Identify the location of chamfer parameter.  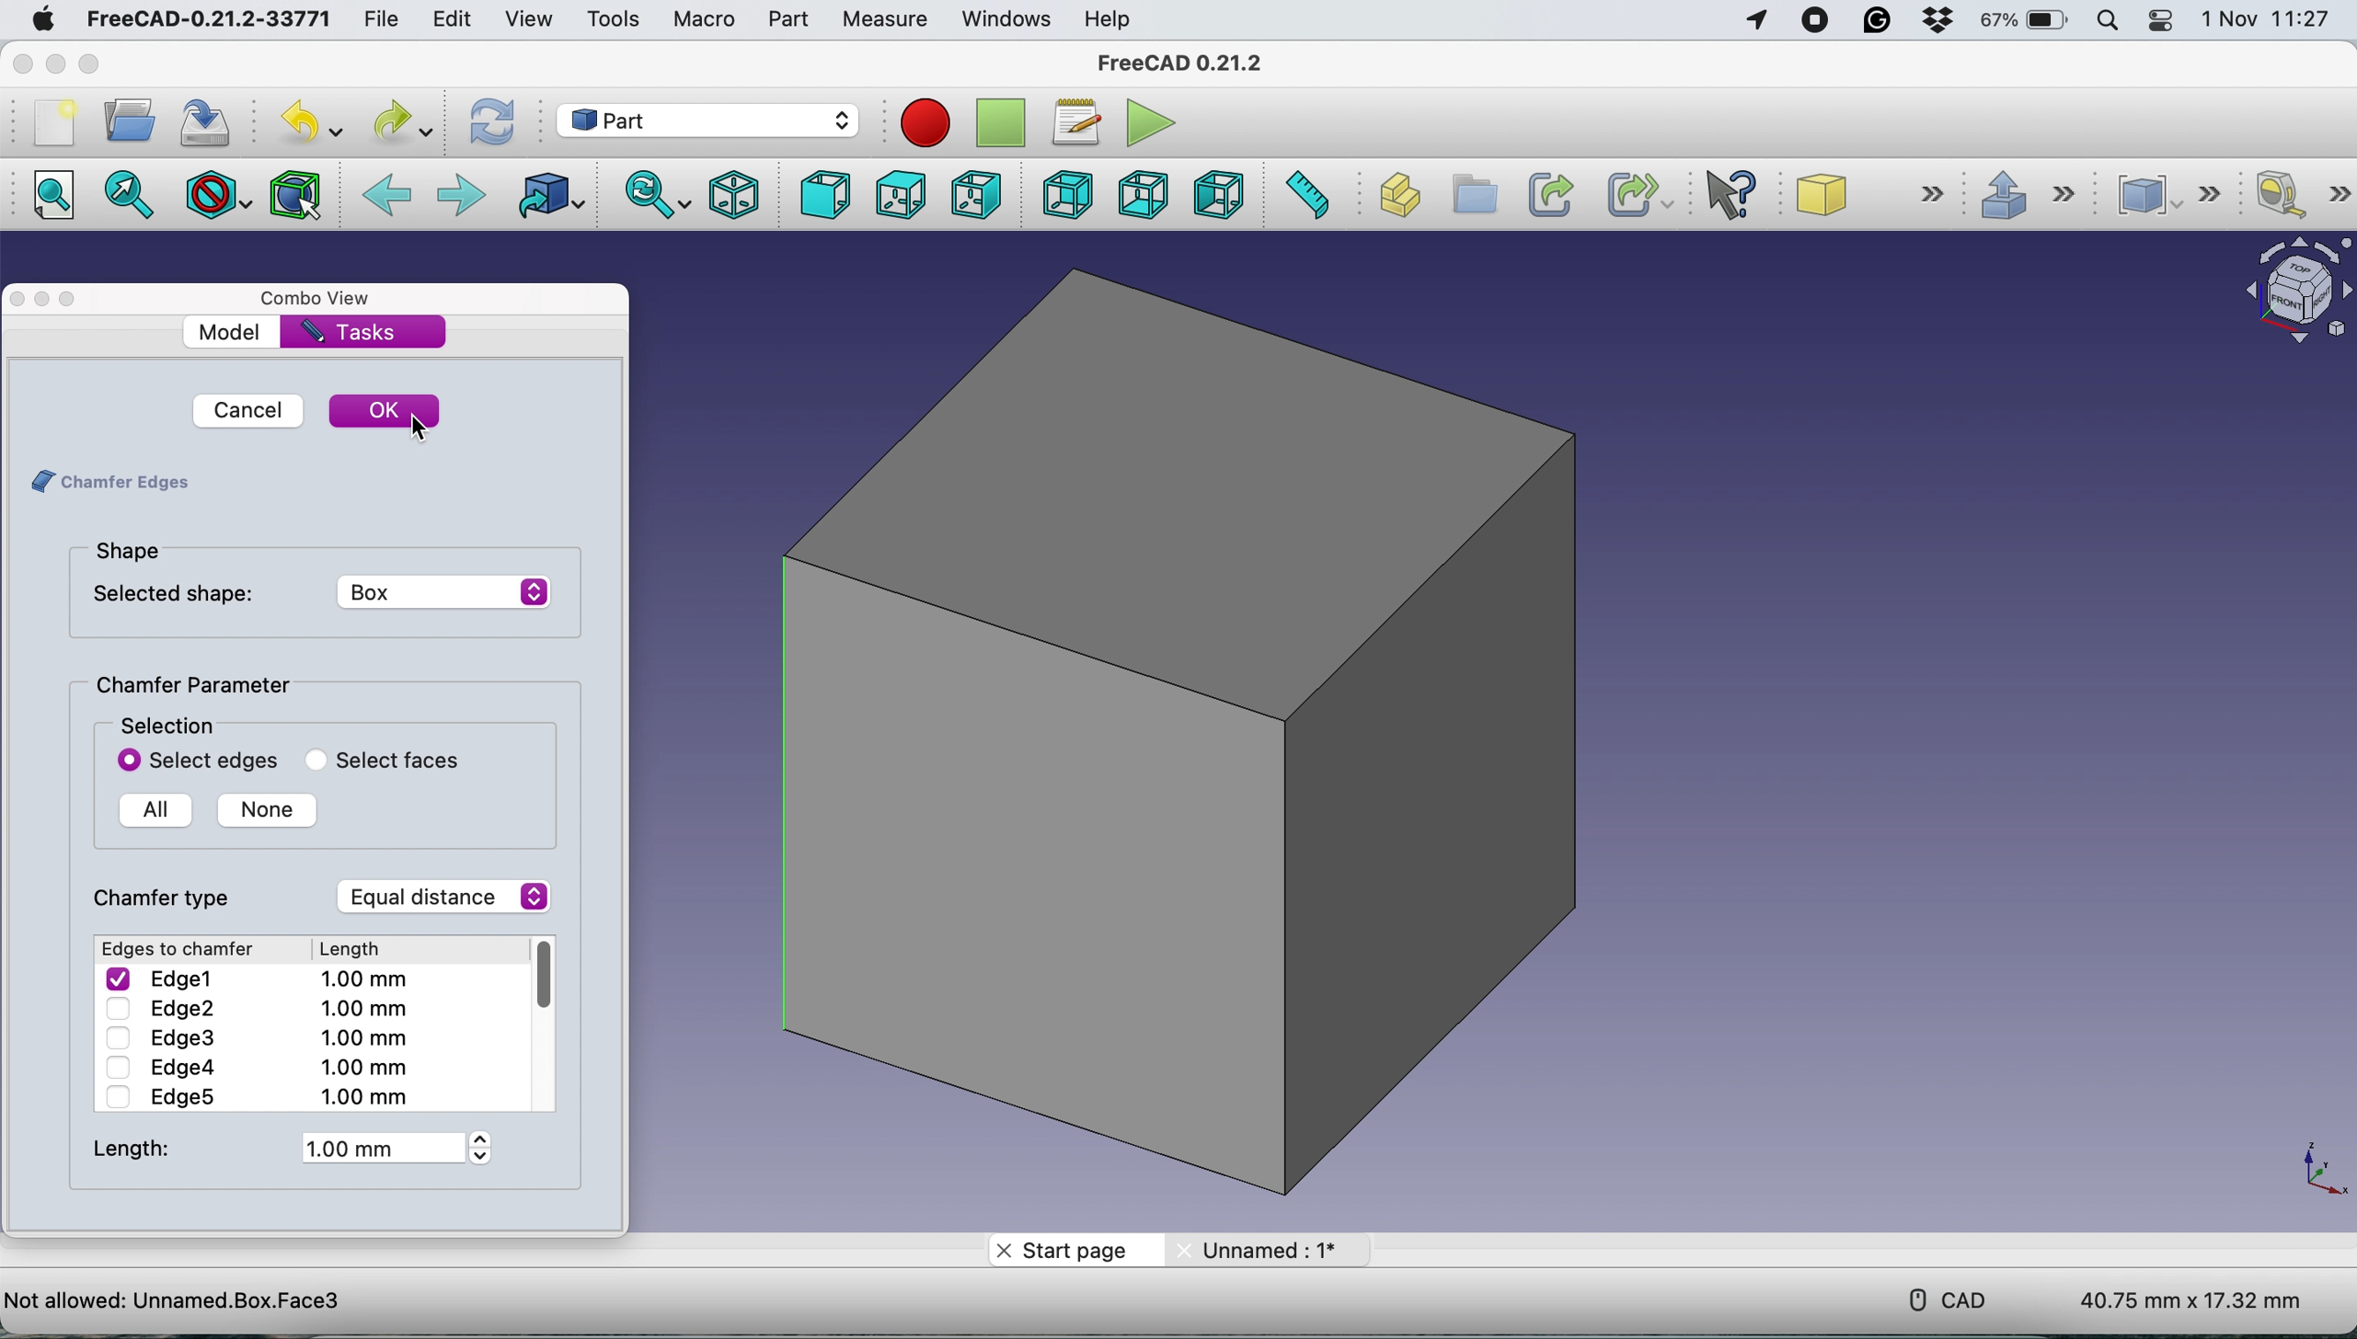
(210, 681).